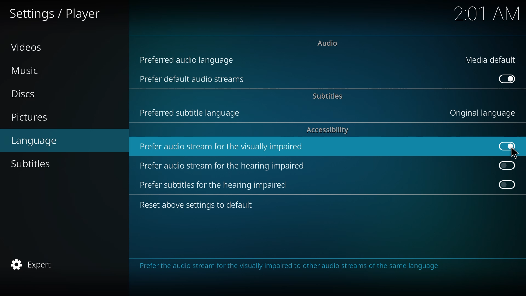  What do you see at coordinates (26, 71) in the screenshot?
I see `music` at bounding box center [26, 71].